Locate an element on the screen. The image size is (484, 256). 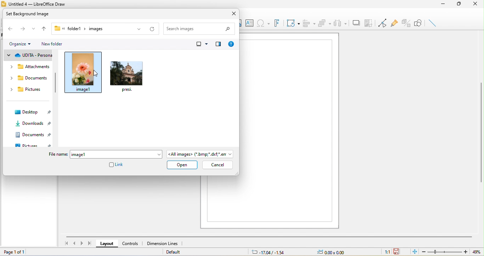
change your view is located at coordinates (201, 45).